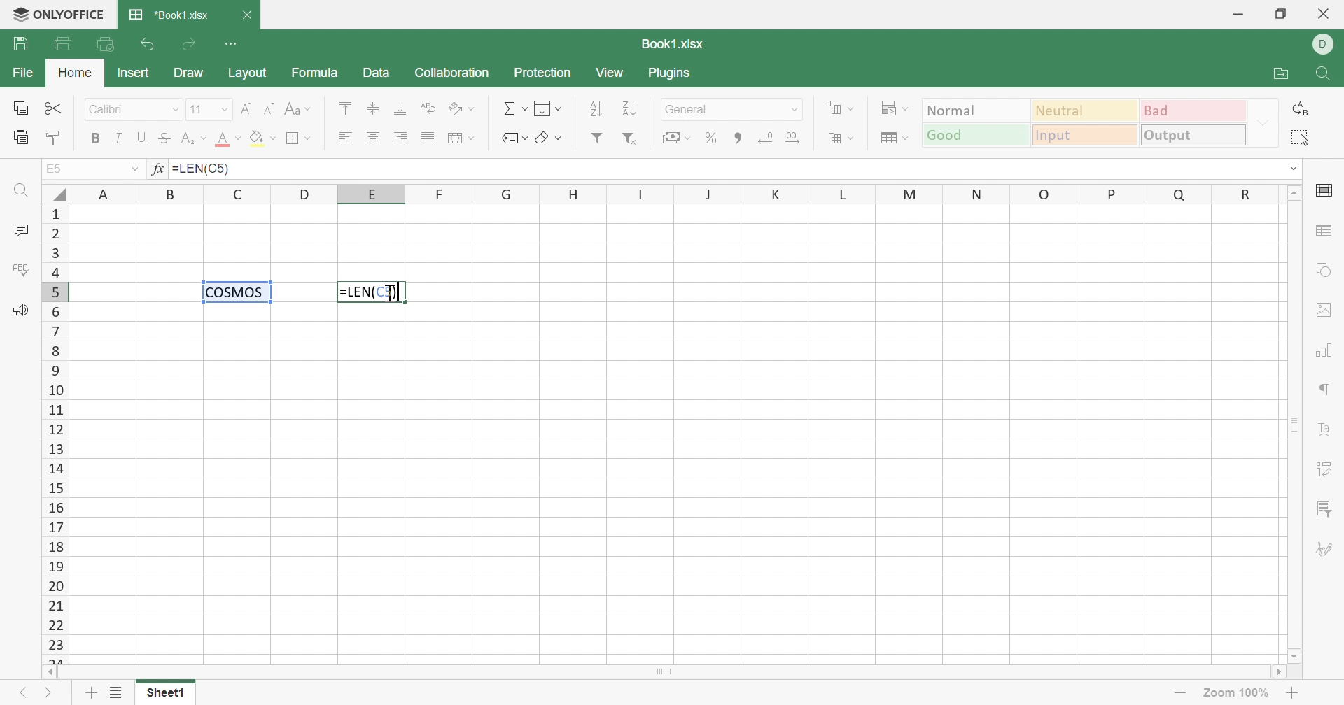 The width and height of the screenshot is (1344, 705). Describe the element at coordinates (741, 138) in the screenshot. I see `Comma style` at that location.